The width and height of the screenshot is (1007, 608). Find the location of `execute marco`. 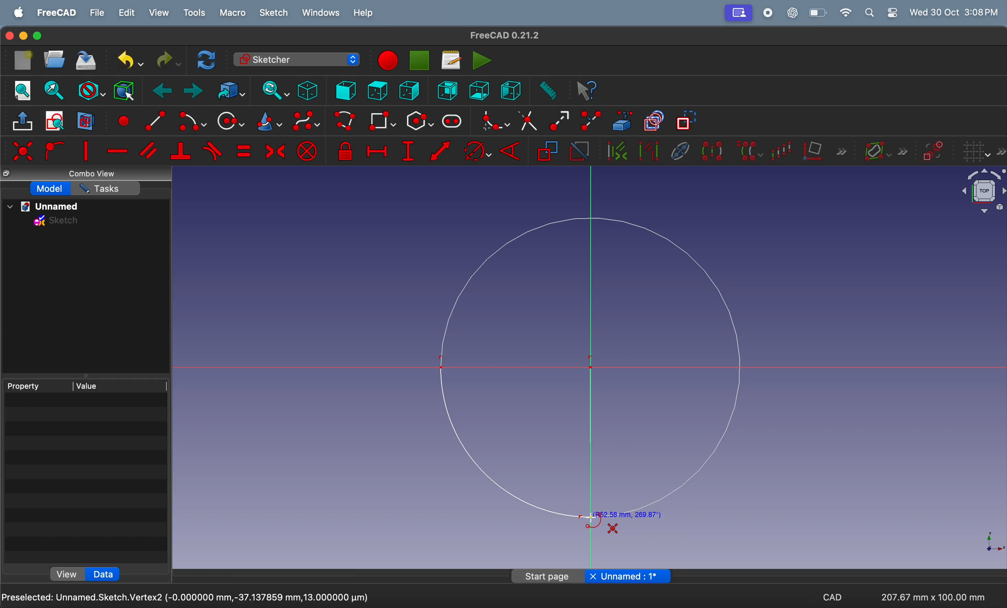

execute marco is located at coordinates (482, 60).